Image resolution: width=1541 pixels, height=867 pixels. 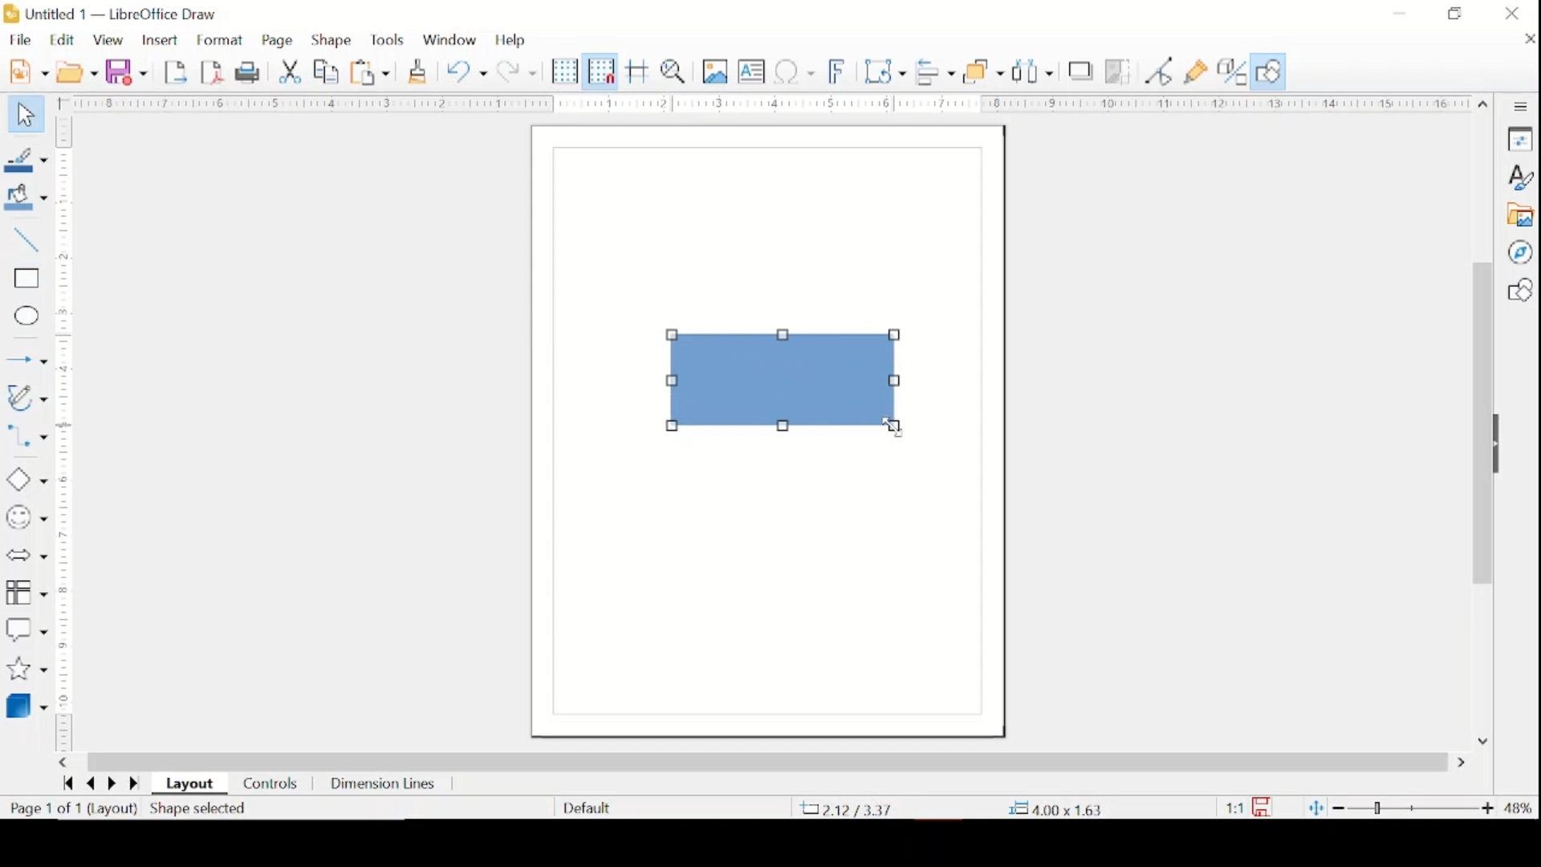 I want to click on toggle extrusions, so click(x=1232, y=73).